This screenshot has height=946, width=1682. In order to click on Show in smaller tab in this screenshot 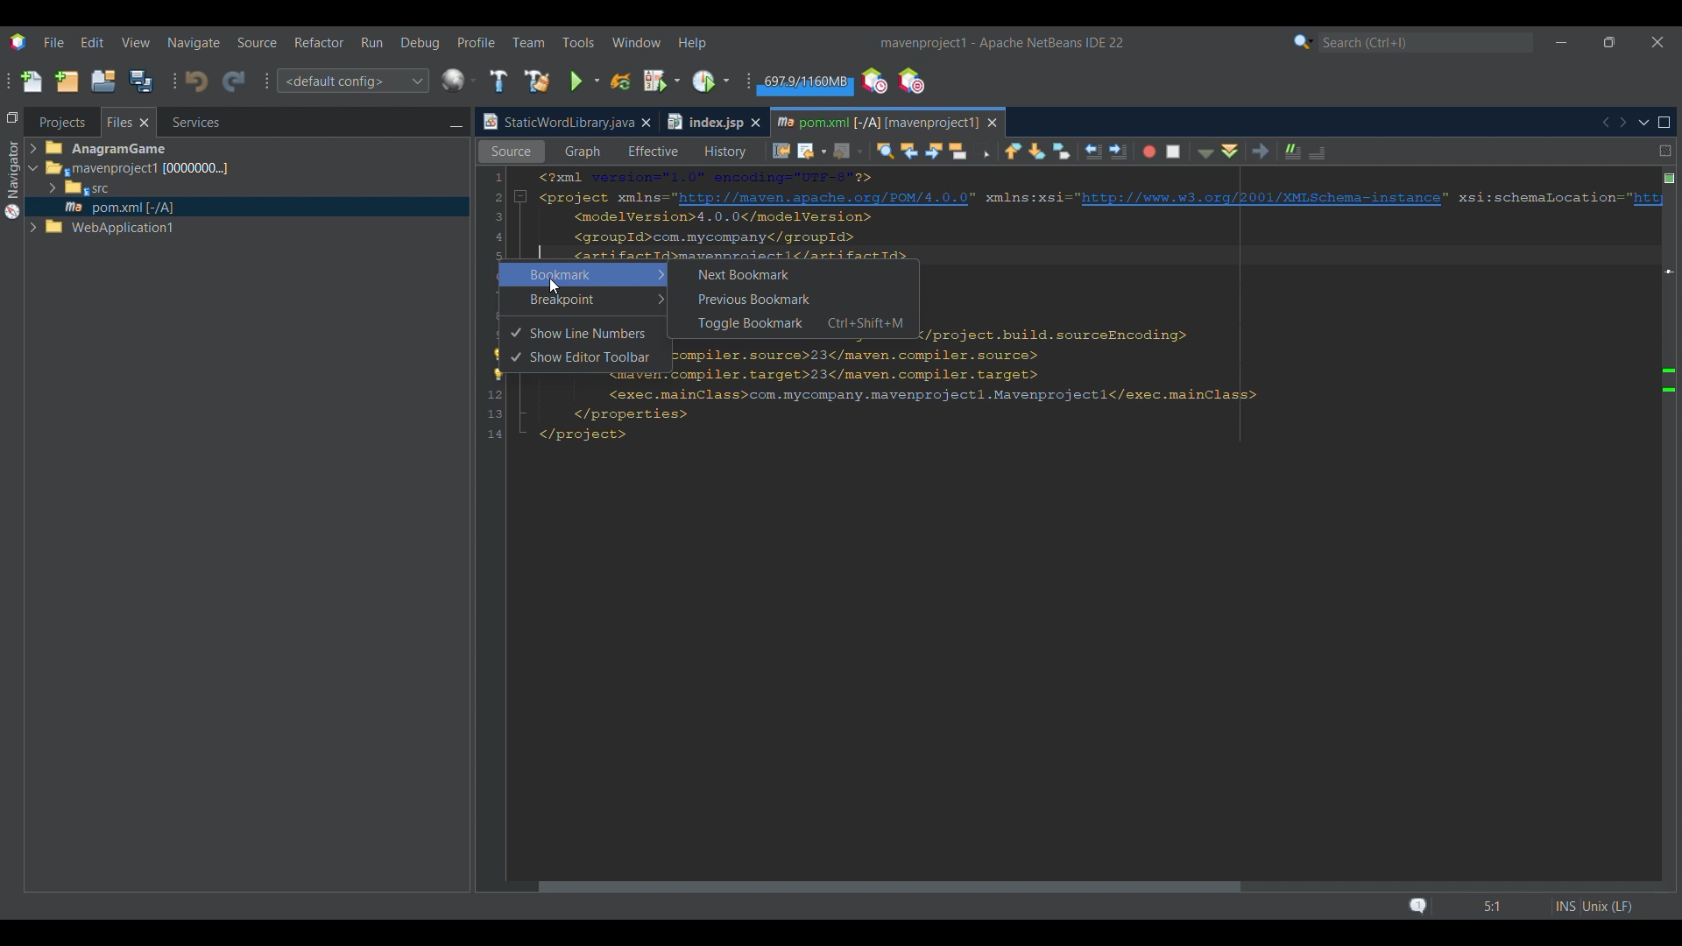, I will do `click(1609, 42)`.